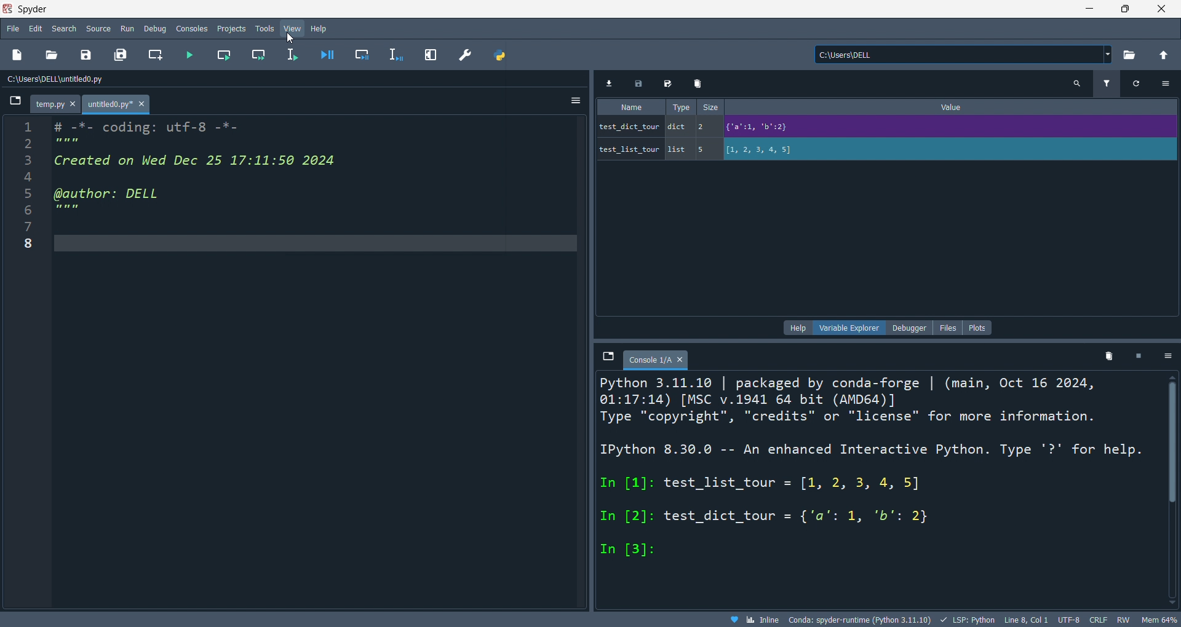 Image resolution: width=1181 pixels, height=627 pixels. What do you see at coordinates (612, 84) in the screenshot?
I see `import` at bounding box center [612, 84].